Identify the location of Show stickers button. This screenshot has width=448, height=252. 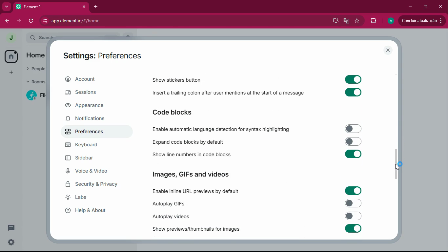
(175, 80).